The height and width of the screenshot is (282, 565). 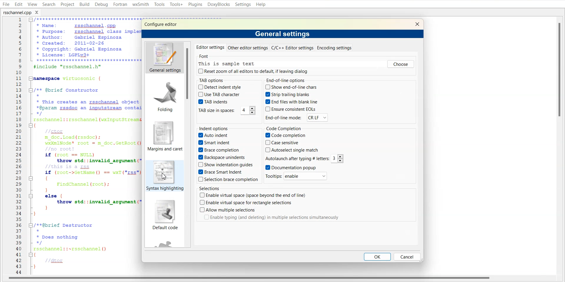 What do you see at coordinates (228, 179) in the screenshot?
I see `Selection brace completion` at bounding box center [228, 179].